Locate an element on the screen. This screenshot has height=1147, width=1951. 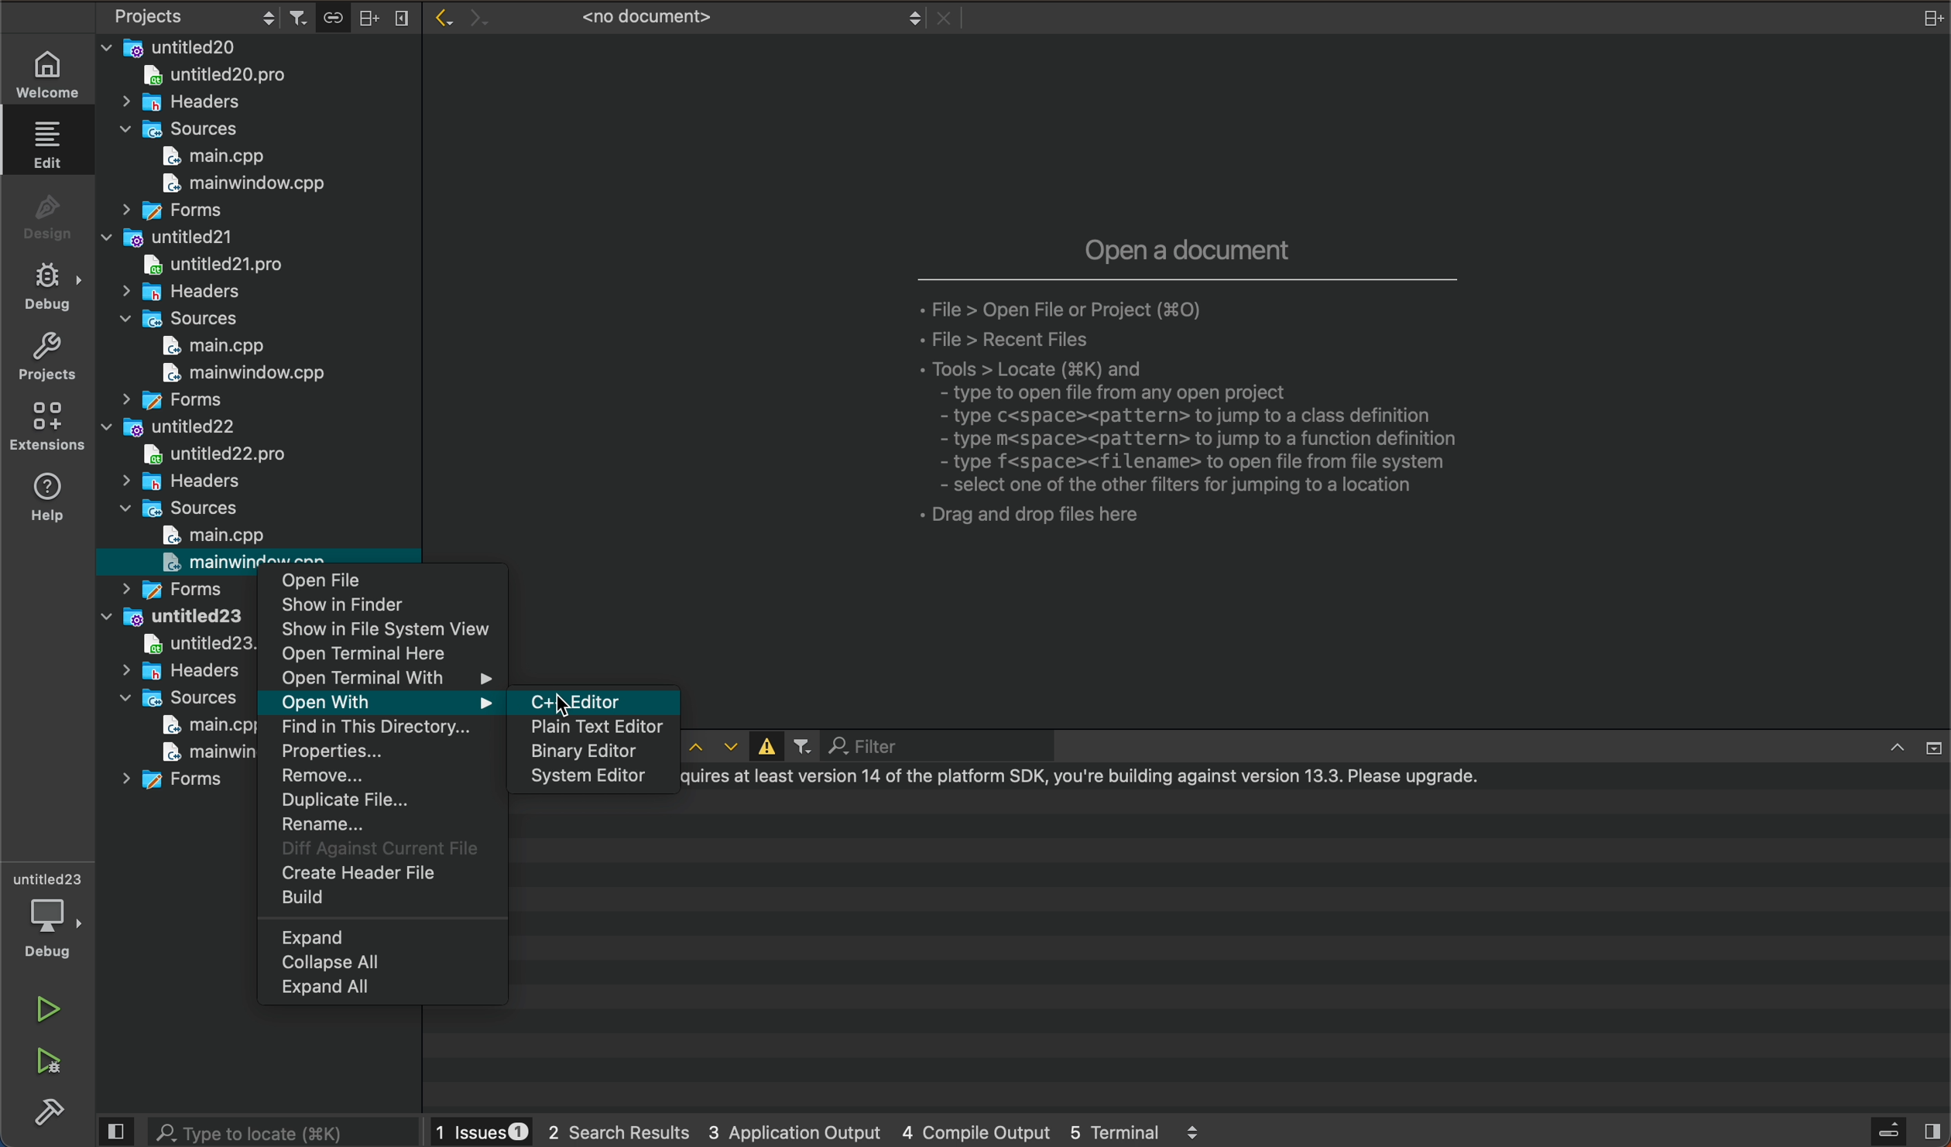
main.cpp is located at coordinates (198, 348).